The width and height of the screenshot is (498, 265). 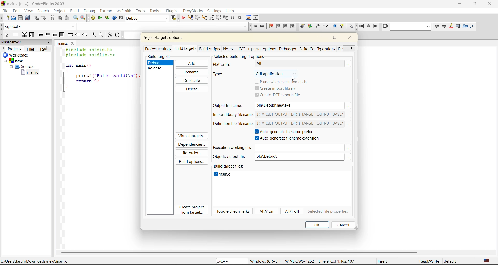 What do you see at coordinates (156, 62) in the screenshot?
I see `debug` at bounding box center [156, 62].